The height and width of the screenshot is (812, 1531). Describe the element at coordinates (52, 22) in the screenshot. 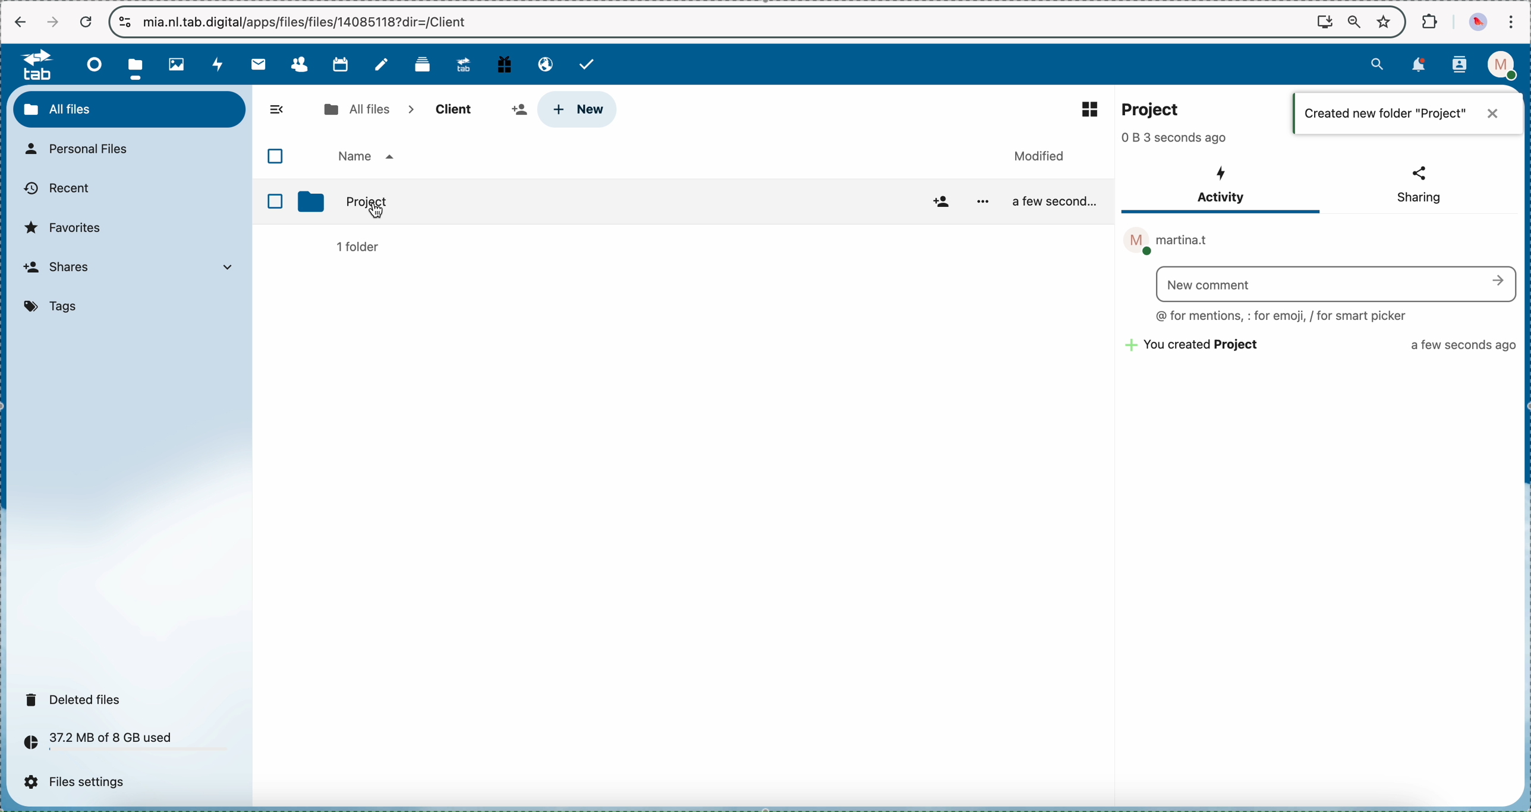

I see `navigate foward` at that location.